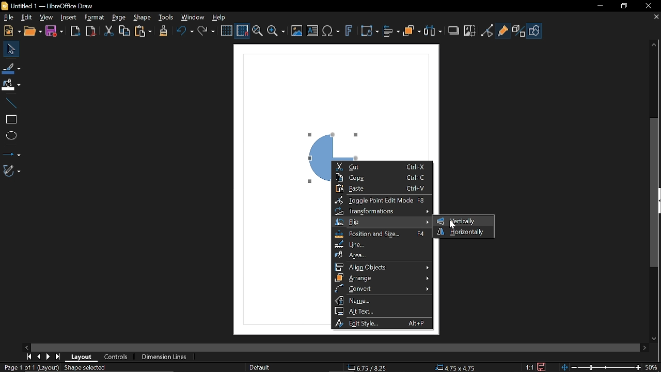 The height and width of the screenshot is (372, 661). Describe the element at coordinates (11, 30) in the screenshot. I see `New` at that location.